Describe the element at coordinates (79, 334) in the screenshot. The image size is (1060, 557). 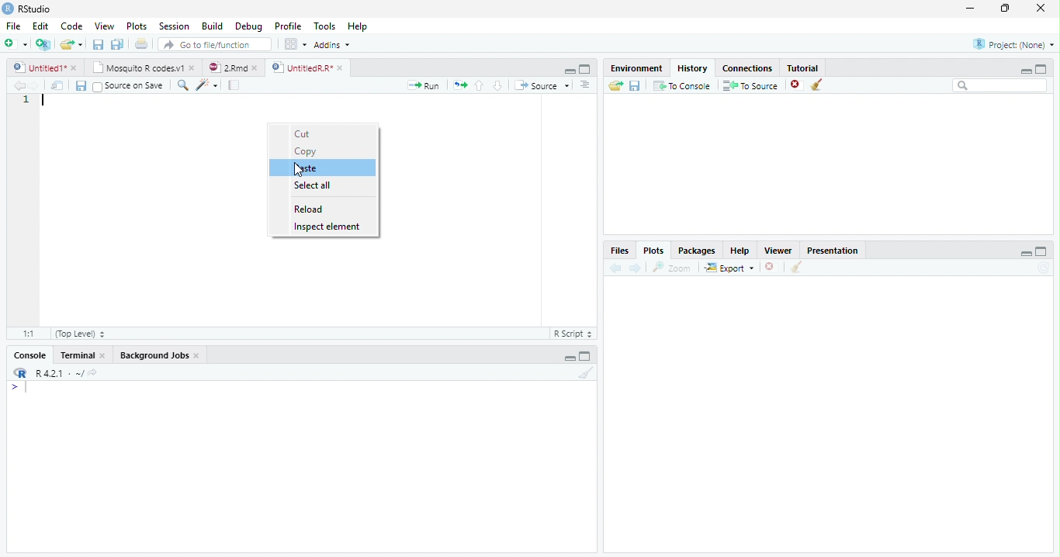
I see `Top level` at that location.